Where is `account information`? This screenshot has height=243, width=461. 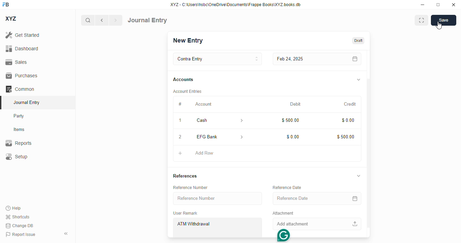 account information is located at coordinates (241, 137).